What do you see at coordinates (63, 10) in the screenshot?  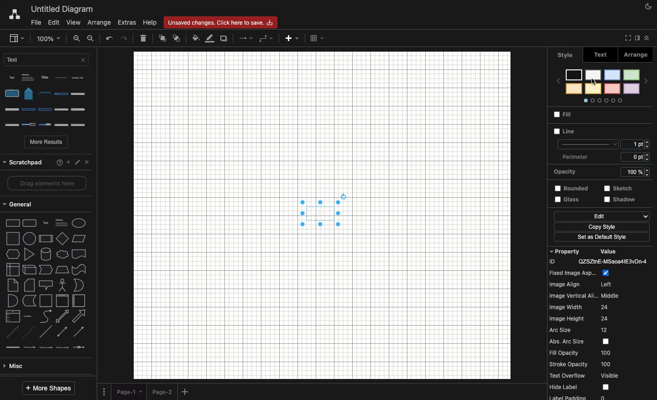 I see `Untitled` at bounding box center [63, 10].